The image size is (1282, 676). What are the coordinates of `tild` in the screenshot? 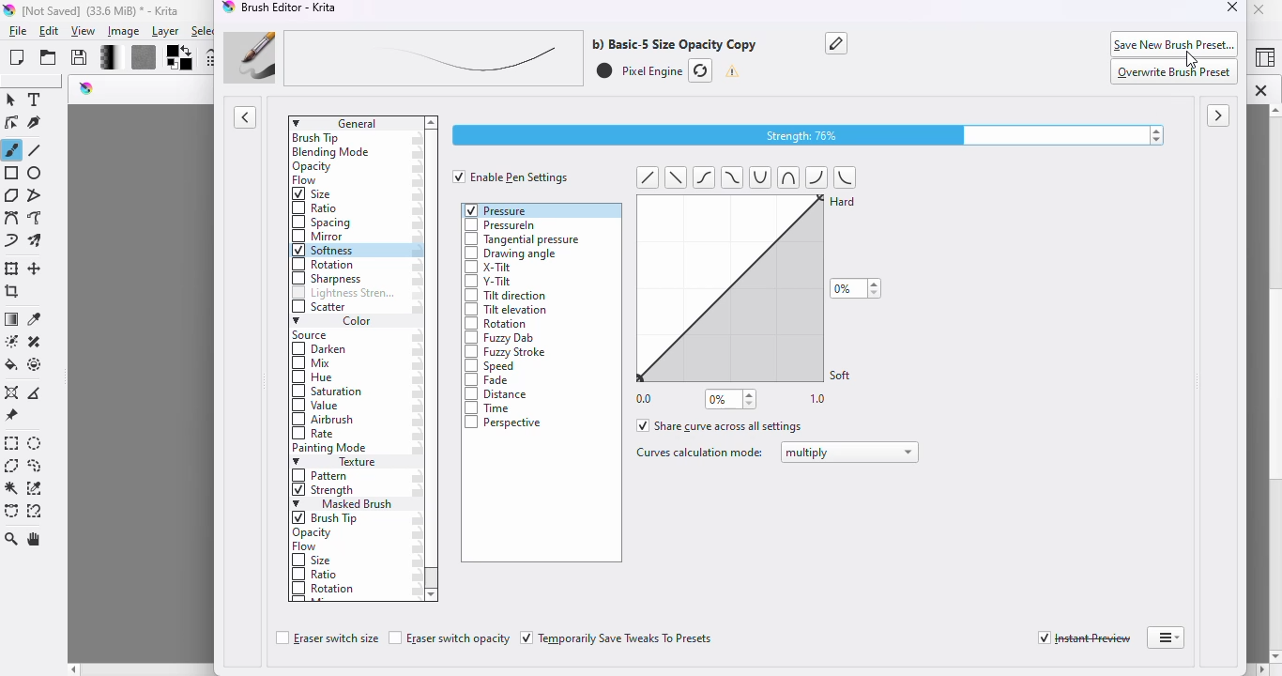 It's located at (729, 177).